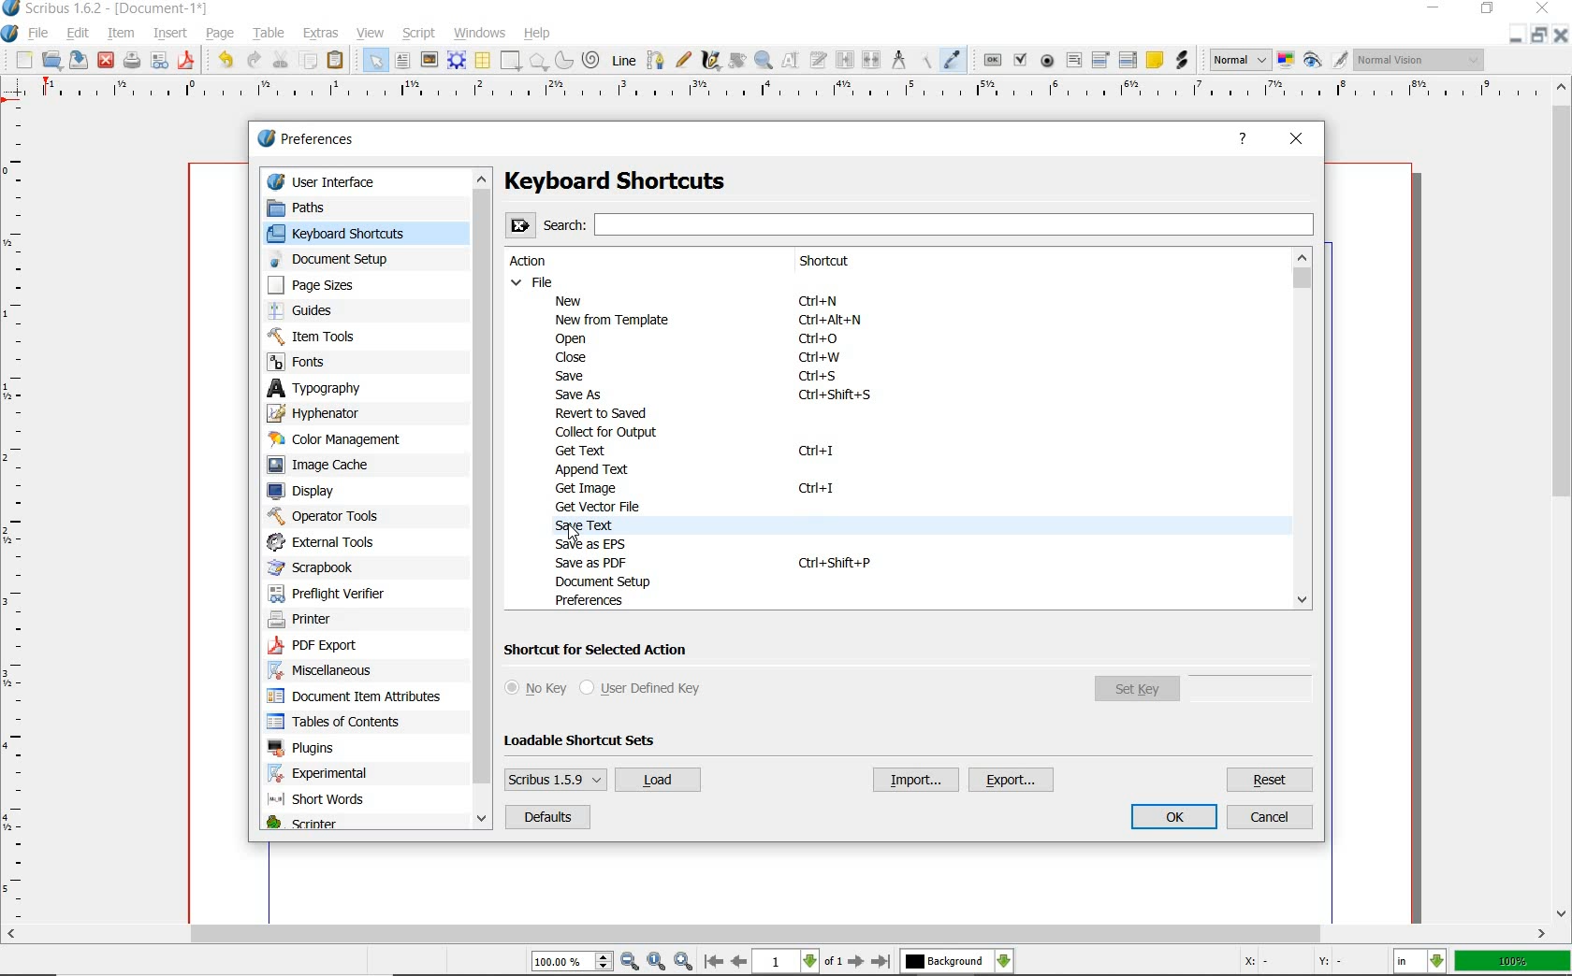 This screenshot has height=976, width=1572. I want to click on tables of contents, so click(342, 723).